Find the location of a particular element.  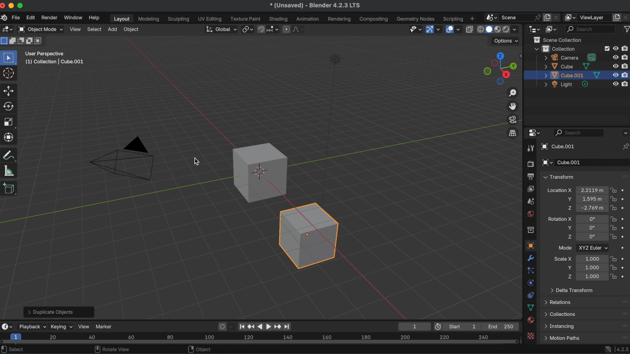

hide in viewport is located at coordinates (616, 48).